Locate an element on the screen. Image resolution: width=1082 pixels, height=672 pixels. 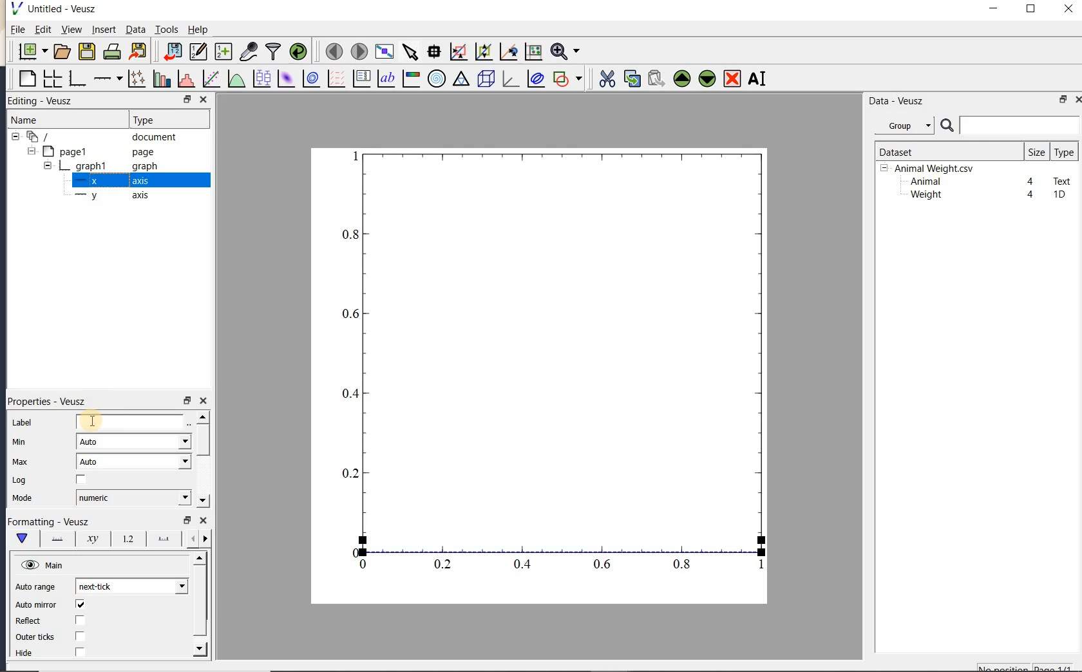
histogram of a dataset is located at coordinates (185, 79).